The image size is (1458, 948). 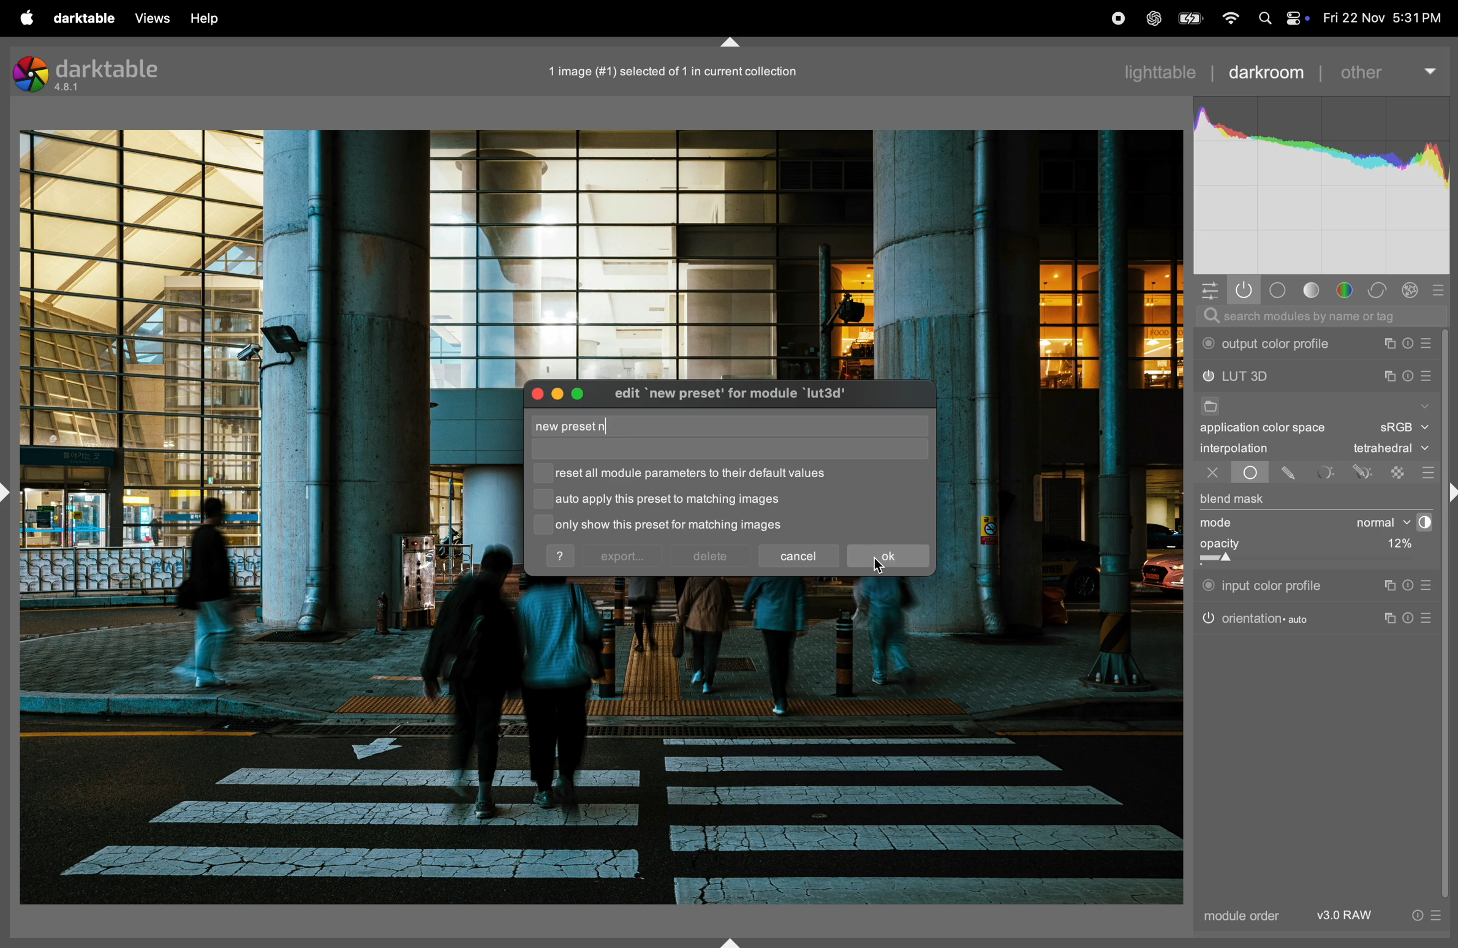 What do you see at coordinates (1449, 494) in the screenshot?
I see `` at bounding box center [1449, 494].